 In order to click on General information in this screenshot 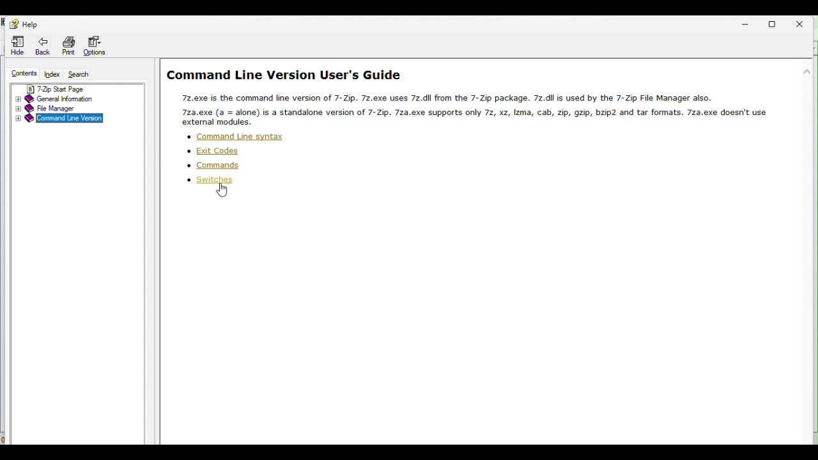, I will do `click(81, 98)`.